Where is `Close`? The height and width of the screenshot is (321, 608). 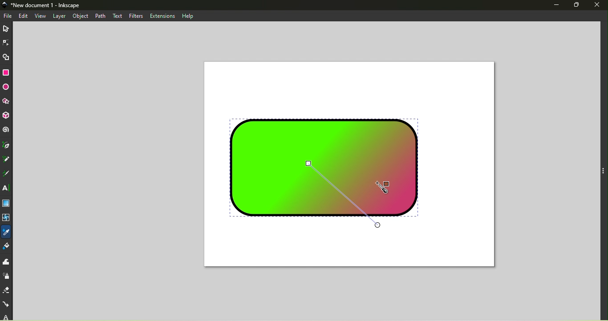 Close is located at coordinates (598, 4).